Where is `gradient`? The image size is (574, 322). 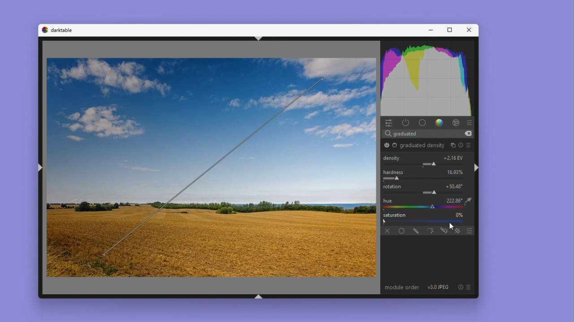
gradient is located at coordinates (438, 122).